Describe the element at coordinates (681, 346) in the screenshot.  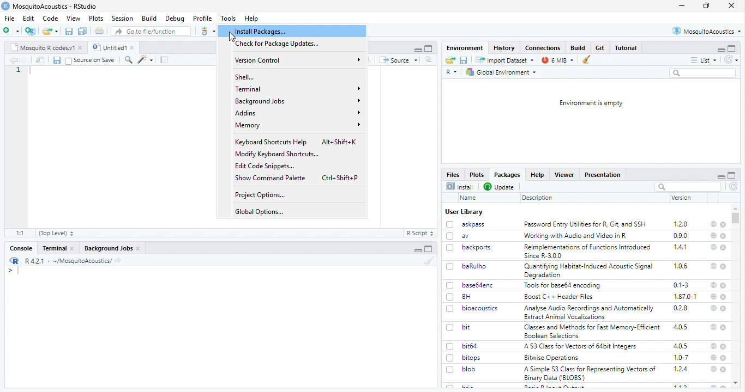
I see `405` at that location.